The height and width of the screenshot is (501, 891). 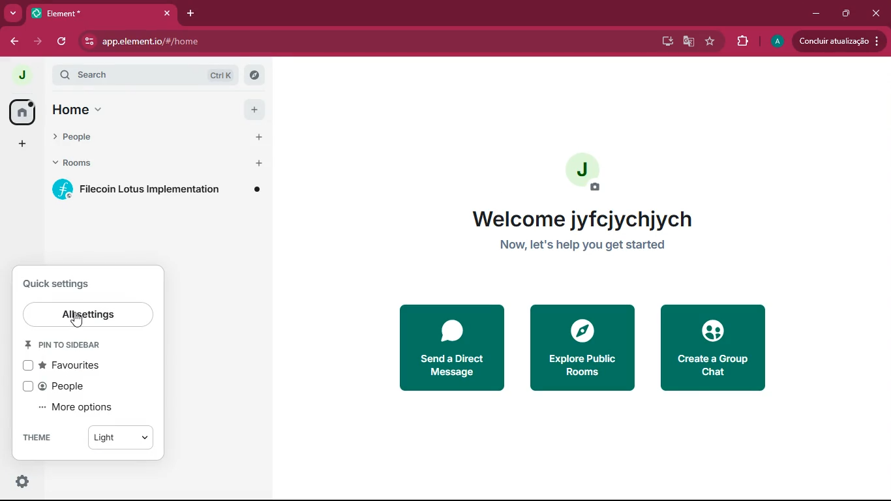 What do you see at coordinates (740, 42) in the screenshot?
I see `extensions` at bounding box center [740, 42].